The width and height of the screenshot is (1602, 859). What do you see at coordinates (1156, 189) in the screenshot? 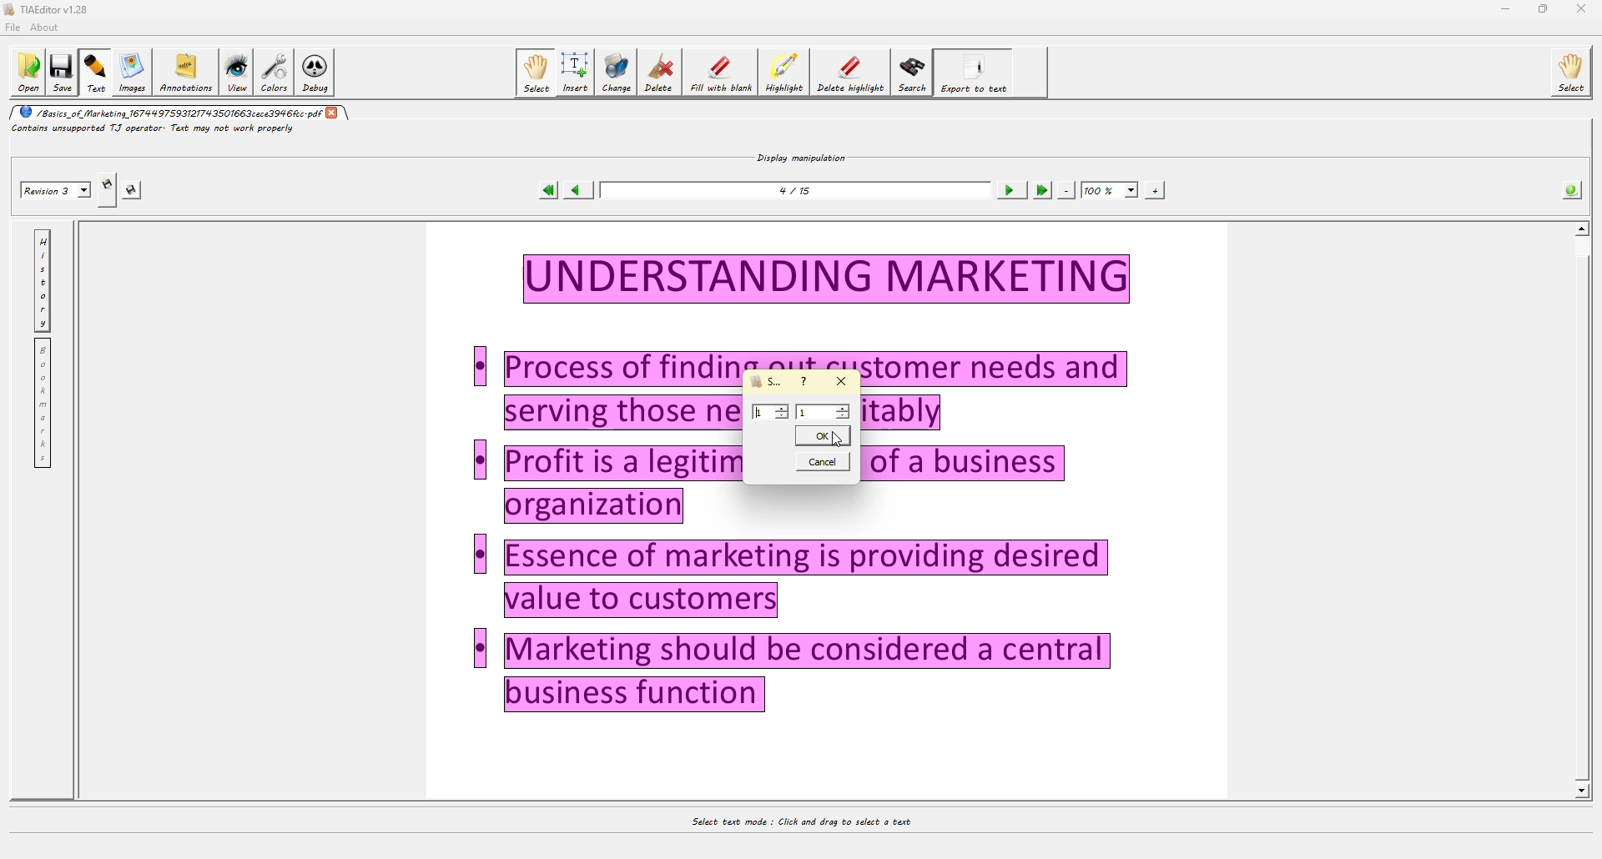
I see `zoom in` at bounding box center [1156, 189].